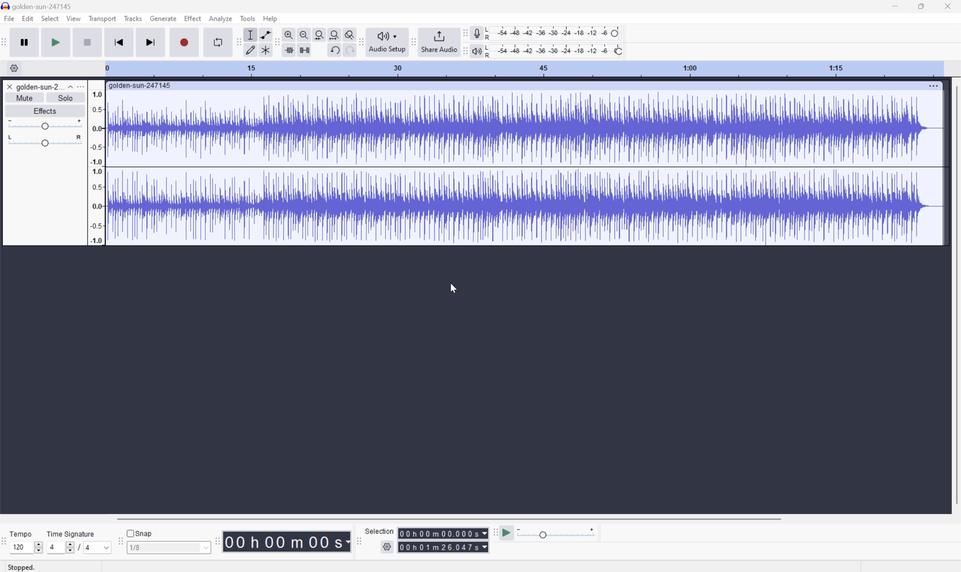  What do you see at coordinates (98, 548) in the screenshot?
I see `4` at bounding box center [98, 548].